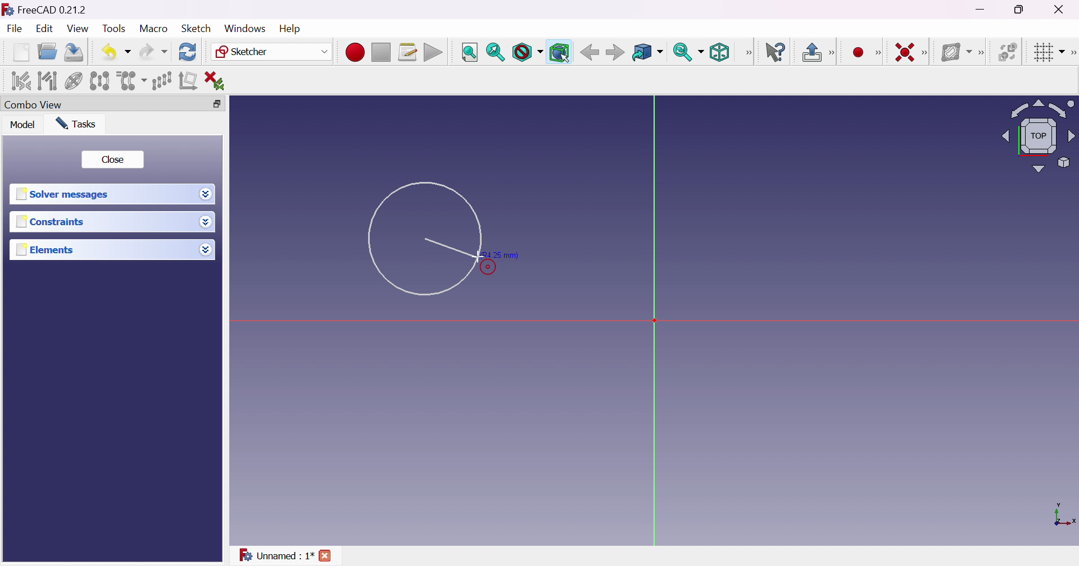  What do you see at coordinates (833, 51) in the screenshot?
I see `[Sketcher edit model]` at bounding box center [833, 51].